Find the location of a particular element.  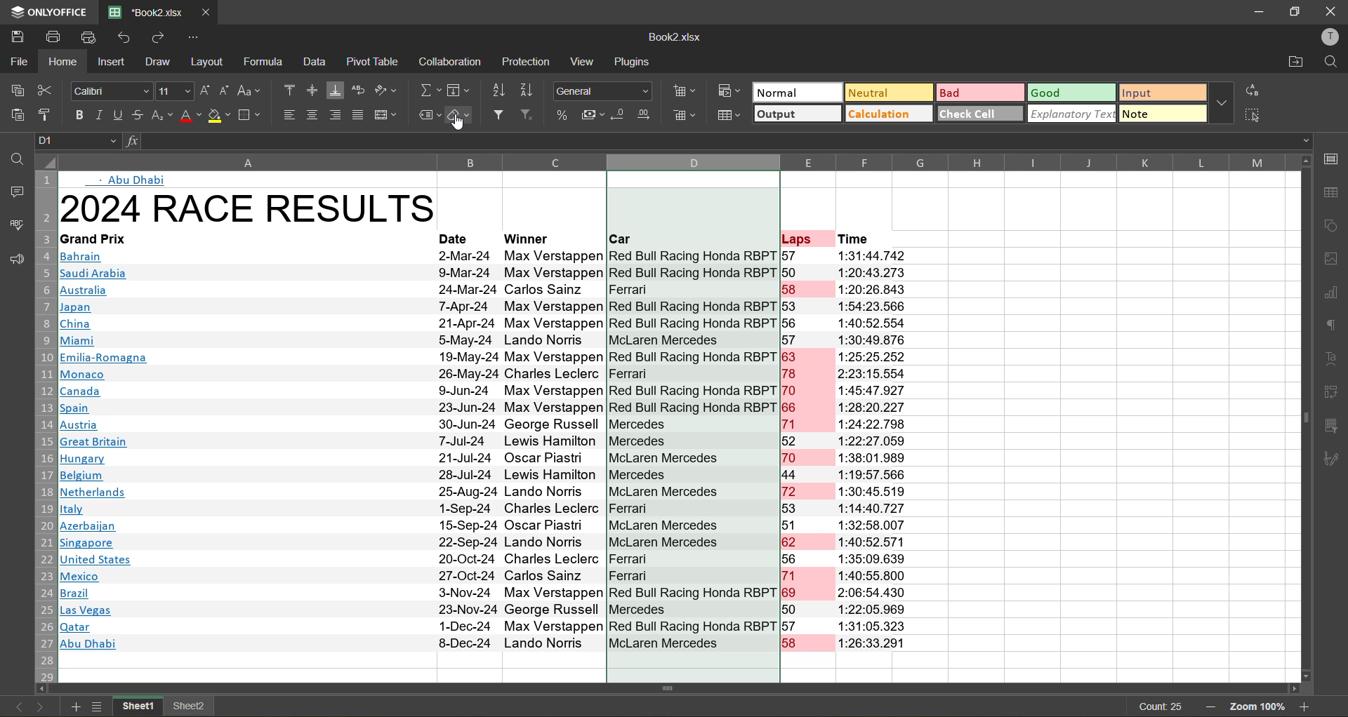

count 25 is located at coordinates (1158, 706).